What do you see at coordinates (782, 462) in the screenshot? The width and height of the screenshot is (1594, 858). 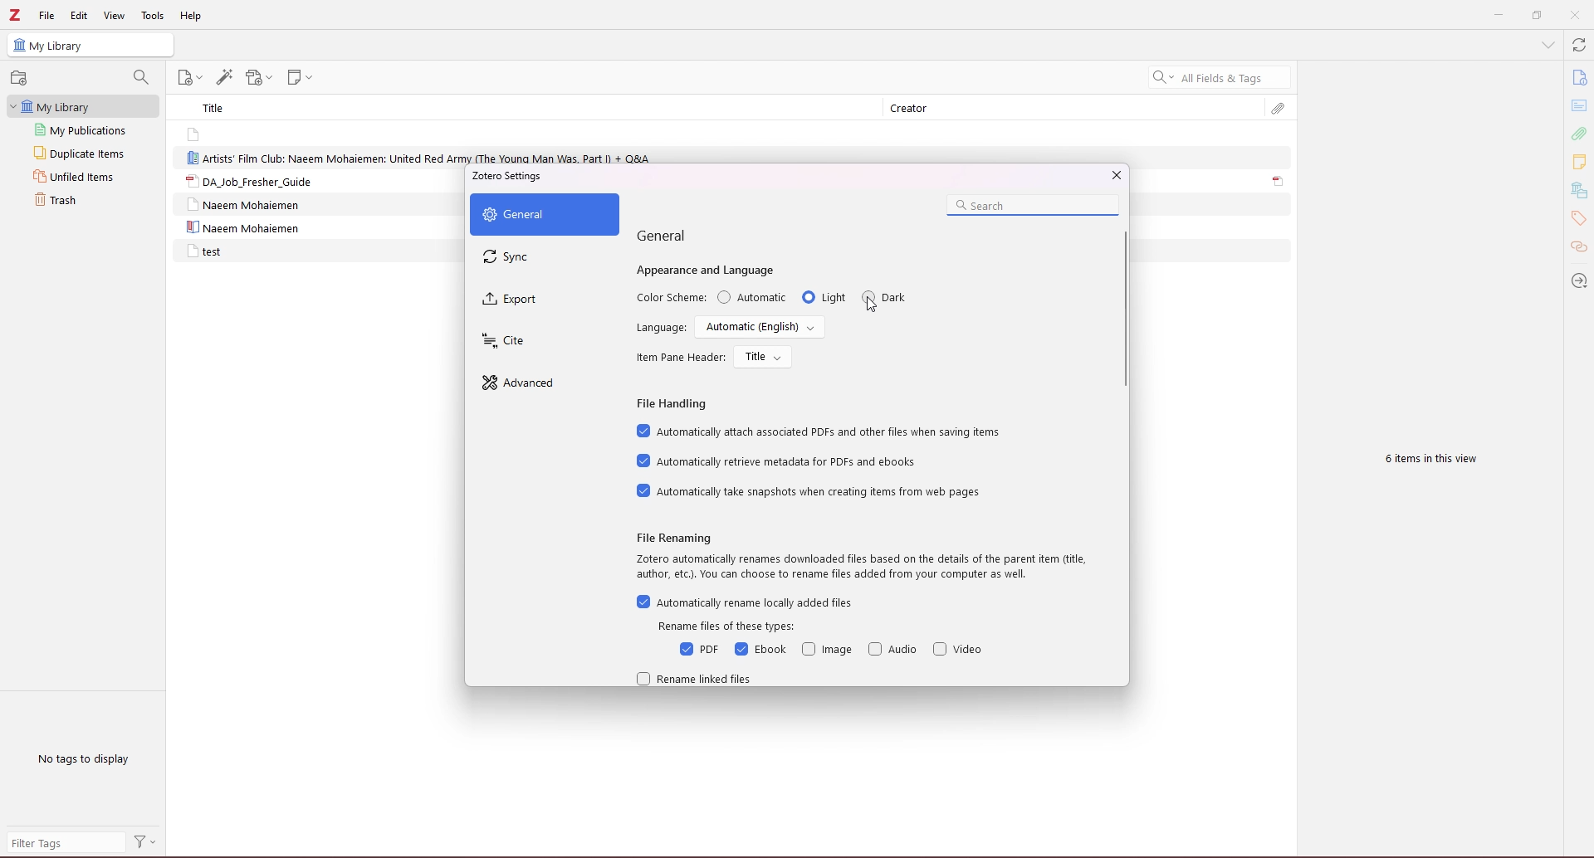 I see `@ Automatically retrieve metadata for PDFs and ebooks` at bounding box center [782, 462].